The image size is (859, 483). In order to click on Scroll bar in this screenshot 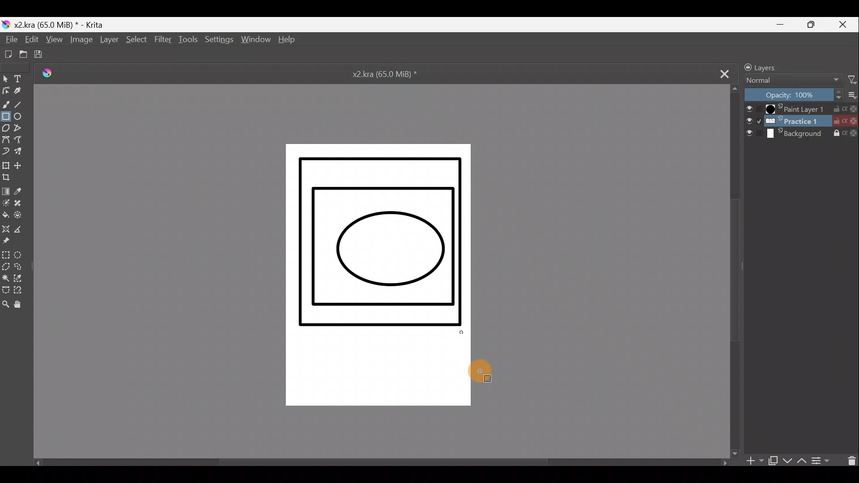, I will do `click(386, 462)`.